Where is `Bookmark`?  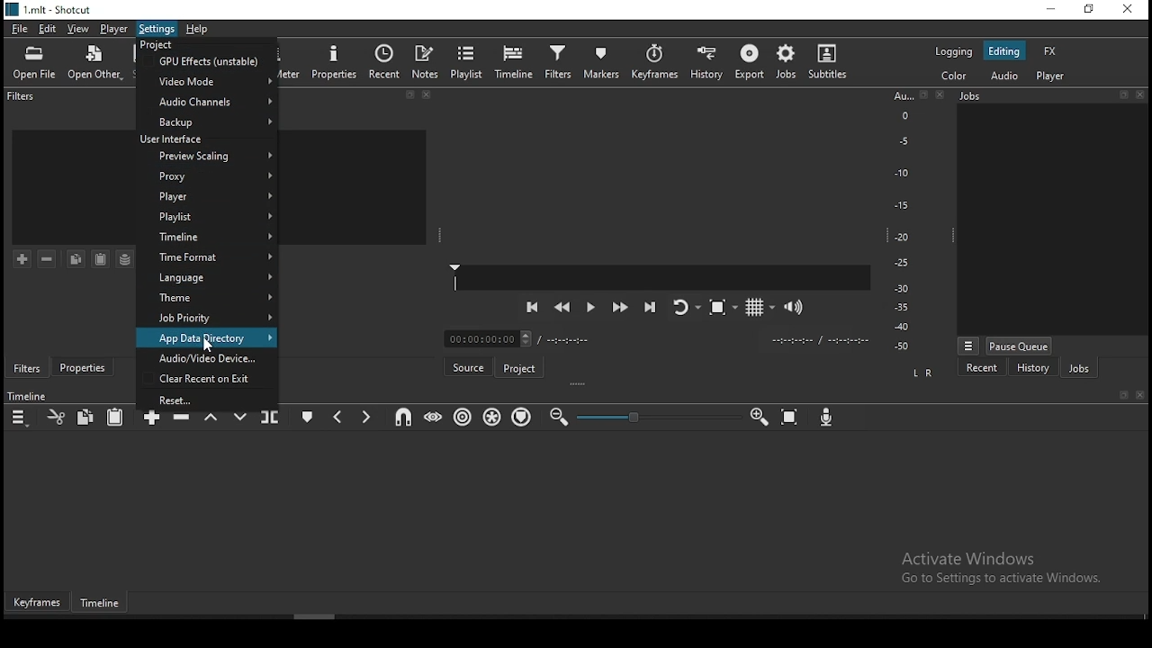 Bookmark is located at coordinates (924, 95).